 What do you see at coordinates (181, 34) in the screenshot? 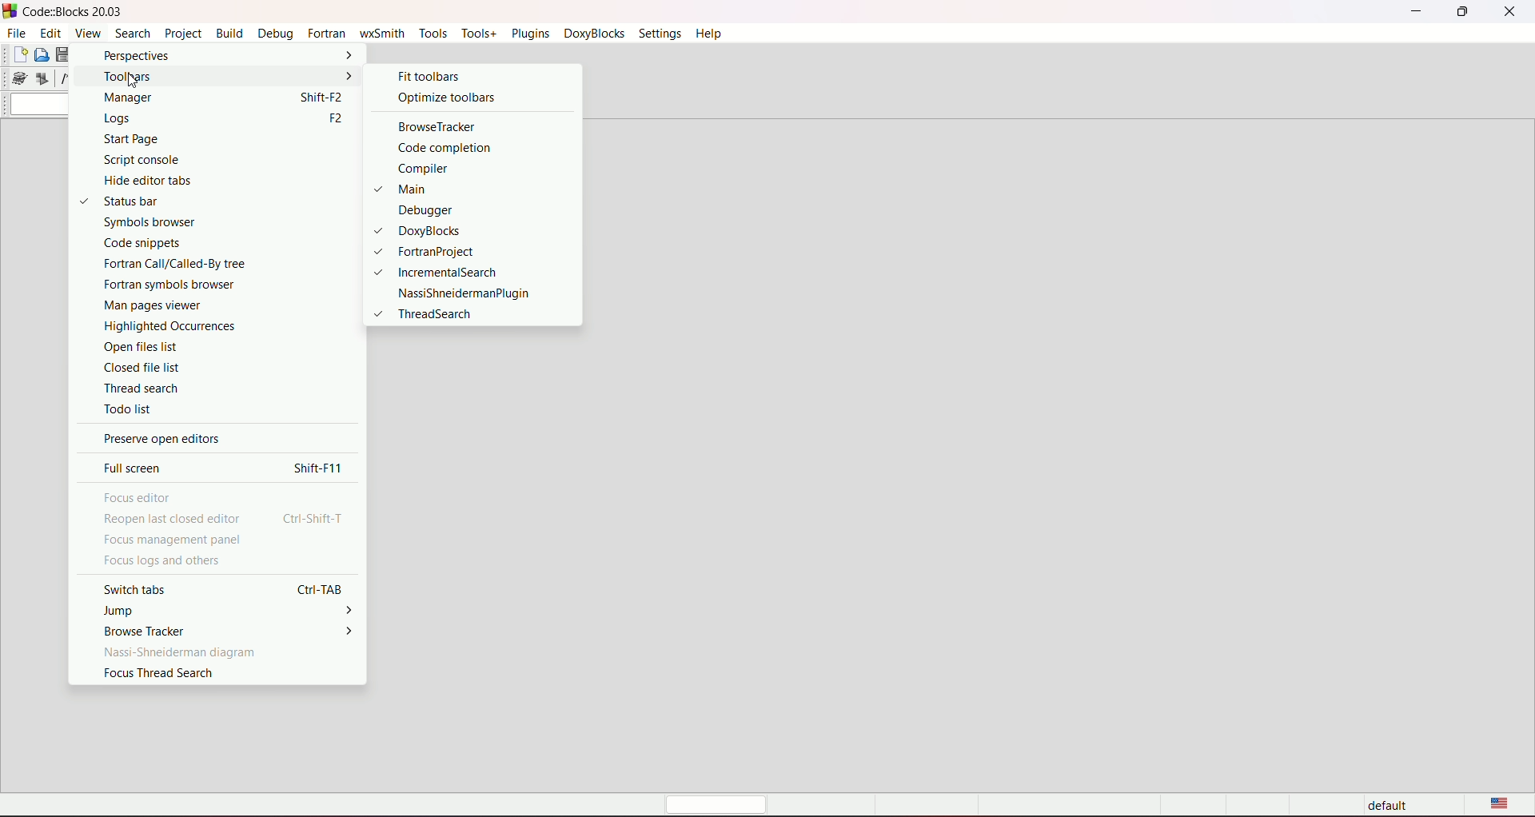
I see `project` at bounding box center [181, 34].